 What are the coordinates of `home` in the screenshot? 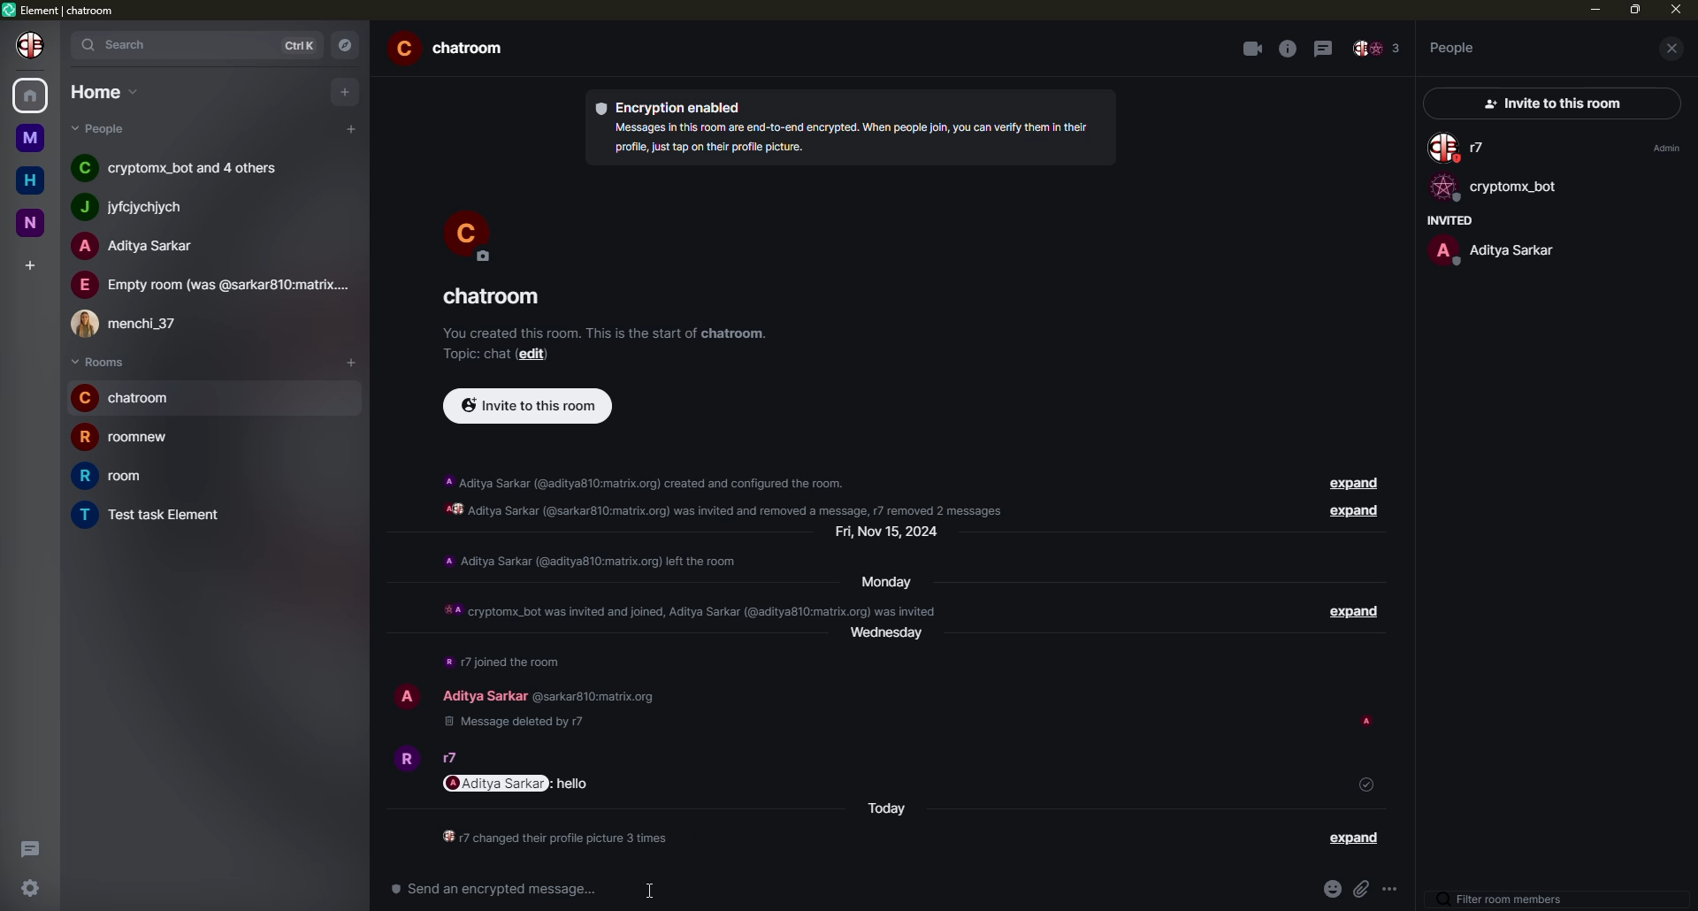 It's located at (32, 93).